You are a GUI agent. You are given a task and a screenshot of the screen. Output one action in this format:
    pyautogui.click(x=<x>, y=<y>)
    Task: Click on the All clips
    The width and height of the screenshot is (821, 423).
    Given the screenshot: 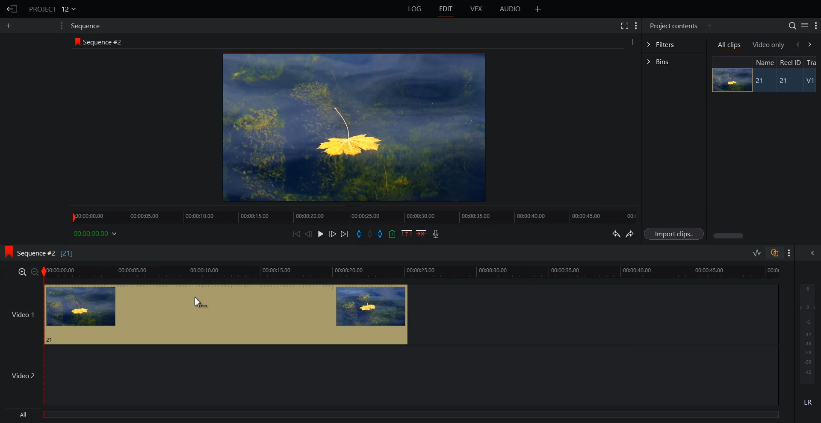 What is the action you would take?
    pyautogui.click(x=730, y=46)
    